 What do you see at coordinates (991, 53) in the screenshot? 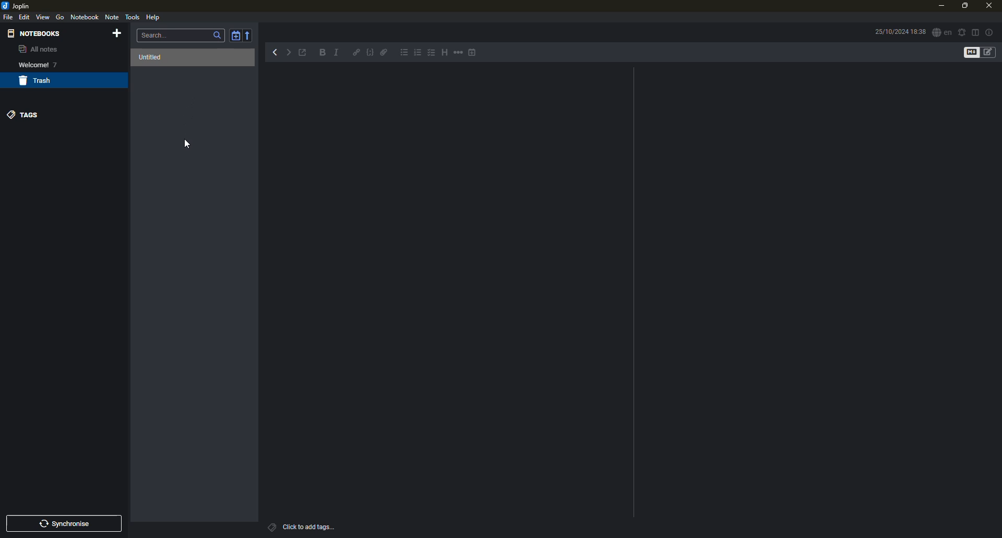
I see `toggle editors` at bounding box center [991, 53].